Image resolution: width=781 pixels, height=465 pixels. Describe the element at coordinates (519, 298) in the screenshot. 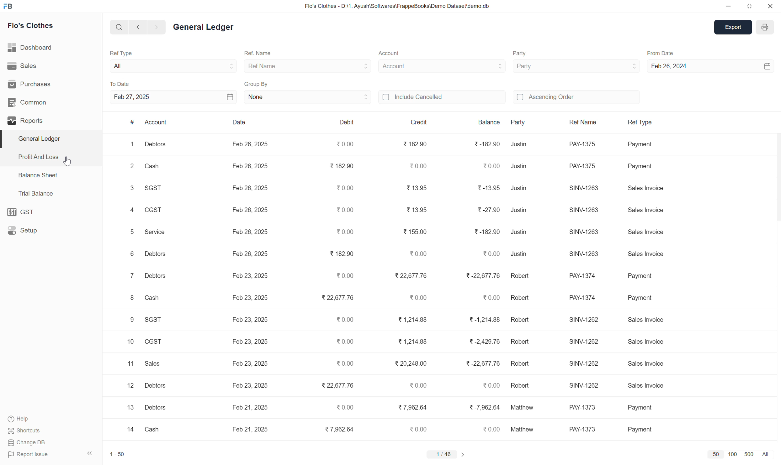

I see `Robert` at that location.